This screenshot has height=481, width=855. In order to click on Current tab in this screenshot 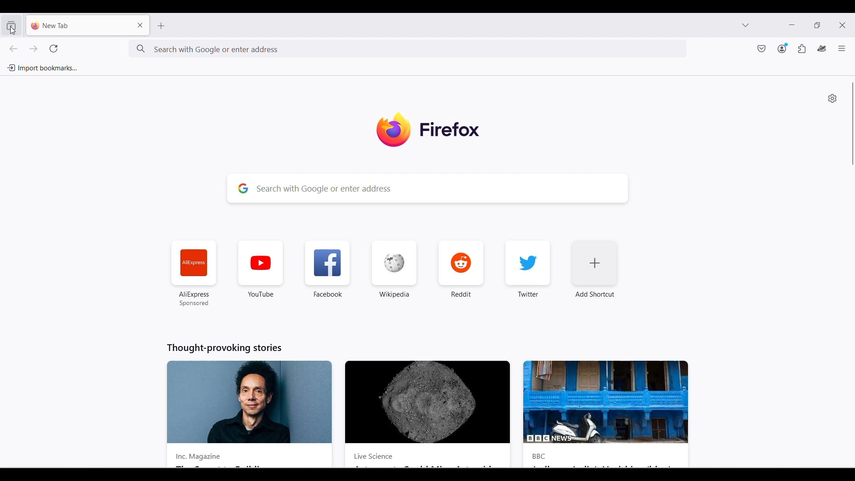, I will do `click(78, 25)`.